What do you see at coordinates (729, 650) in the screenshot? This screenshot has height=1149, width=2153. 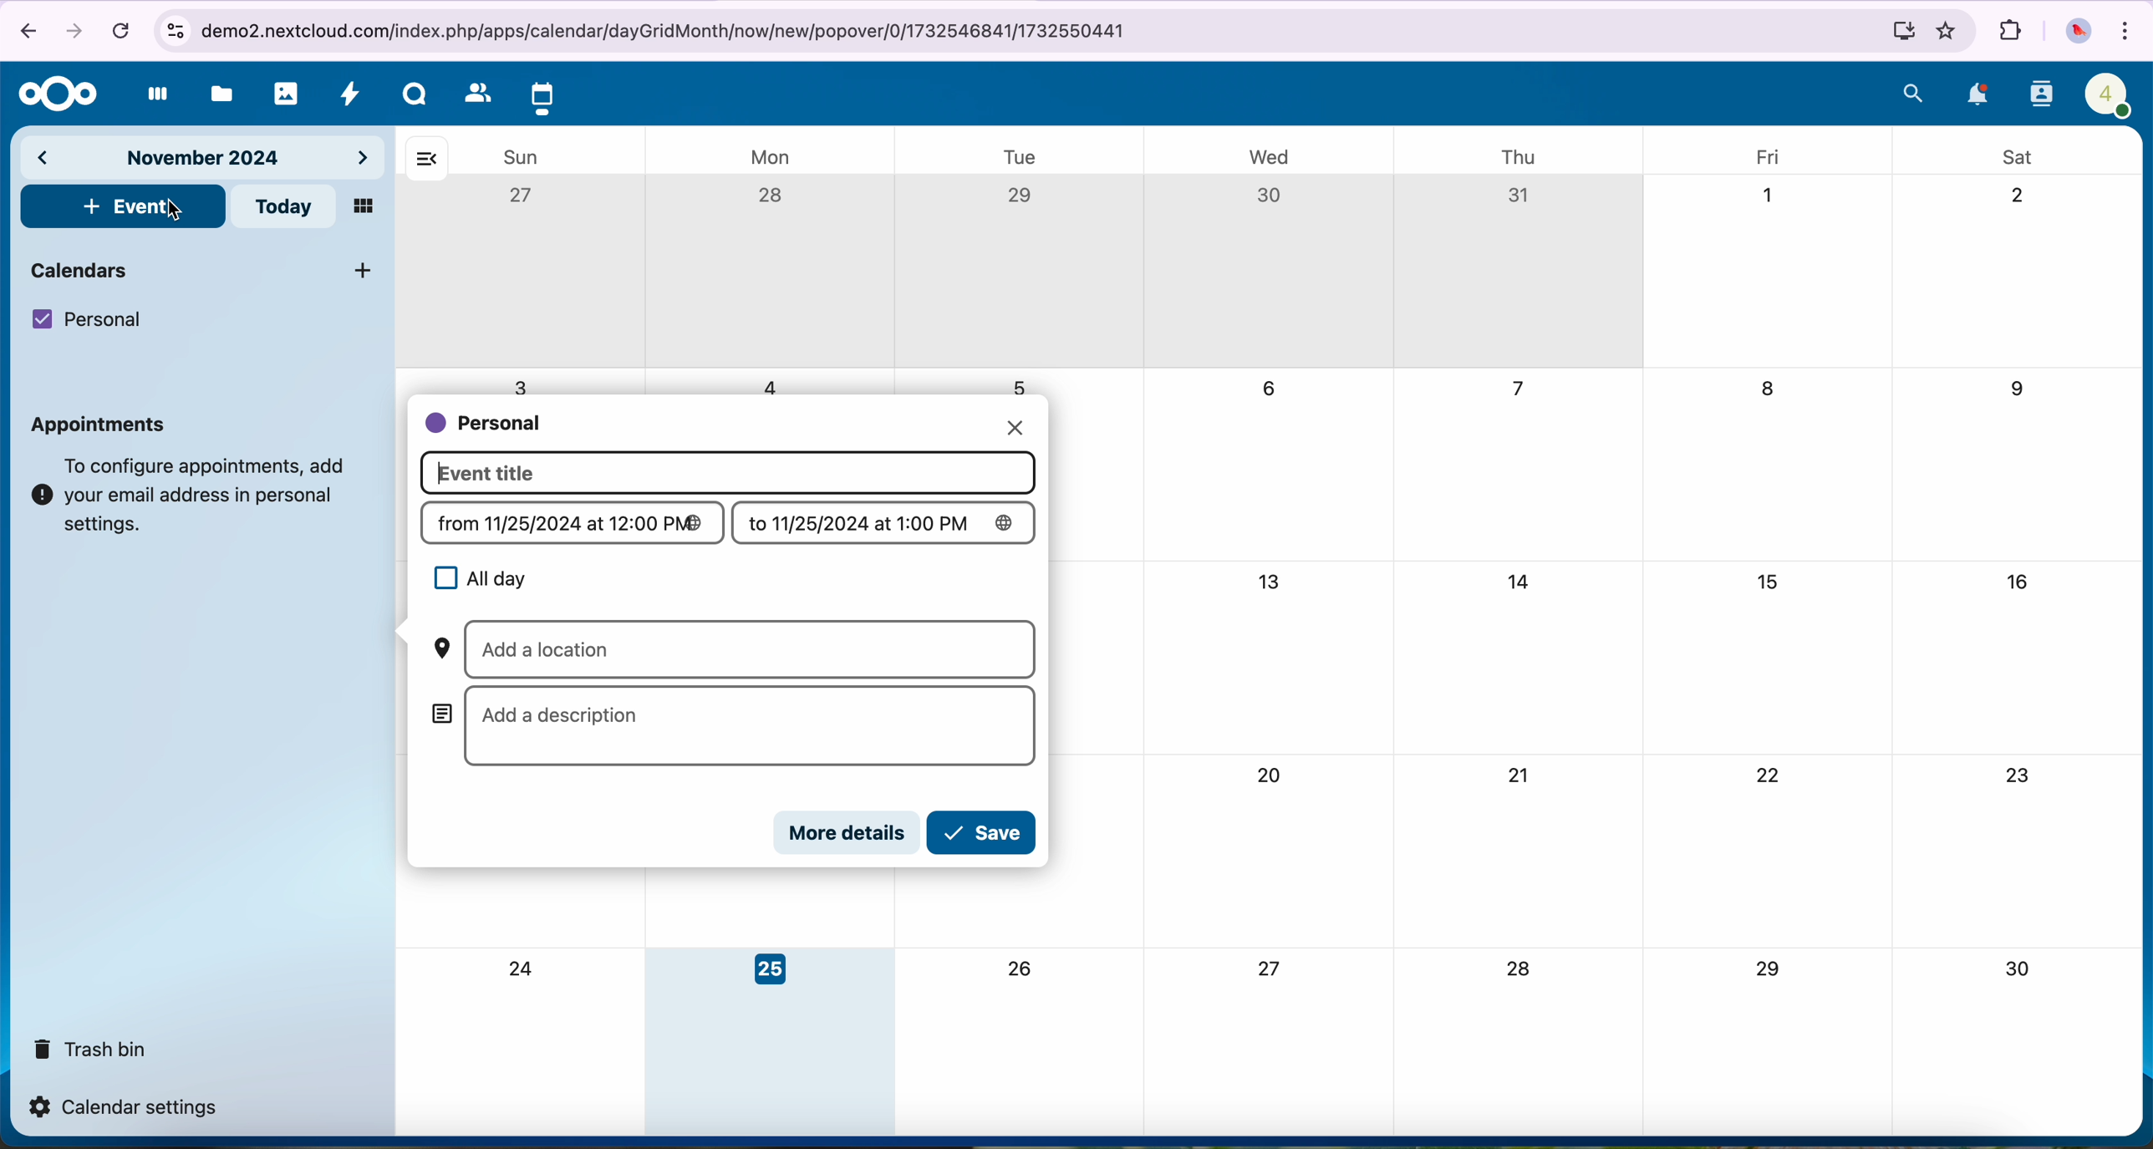 I see `add a location` at bounding box center [729, 650].